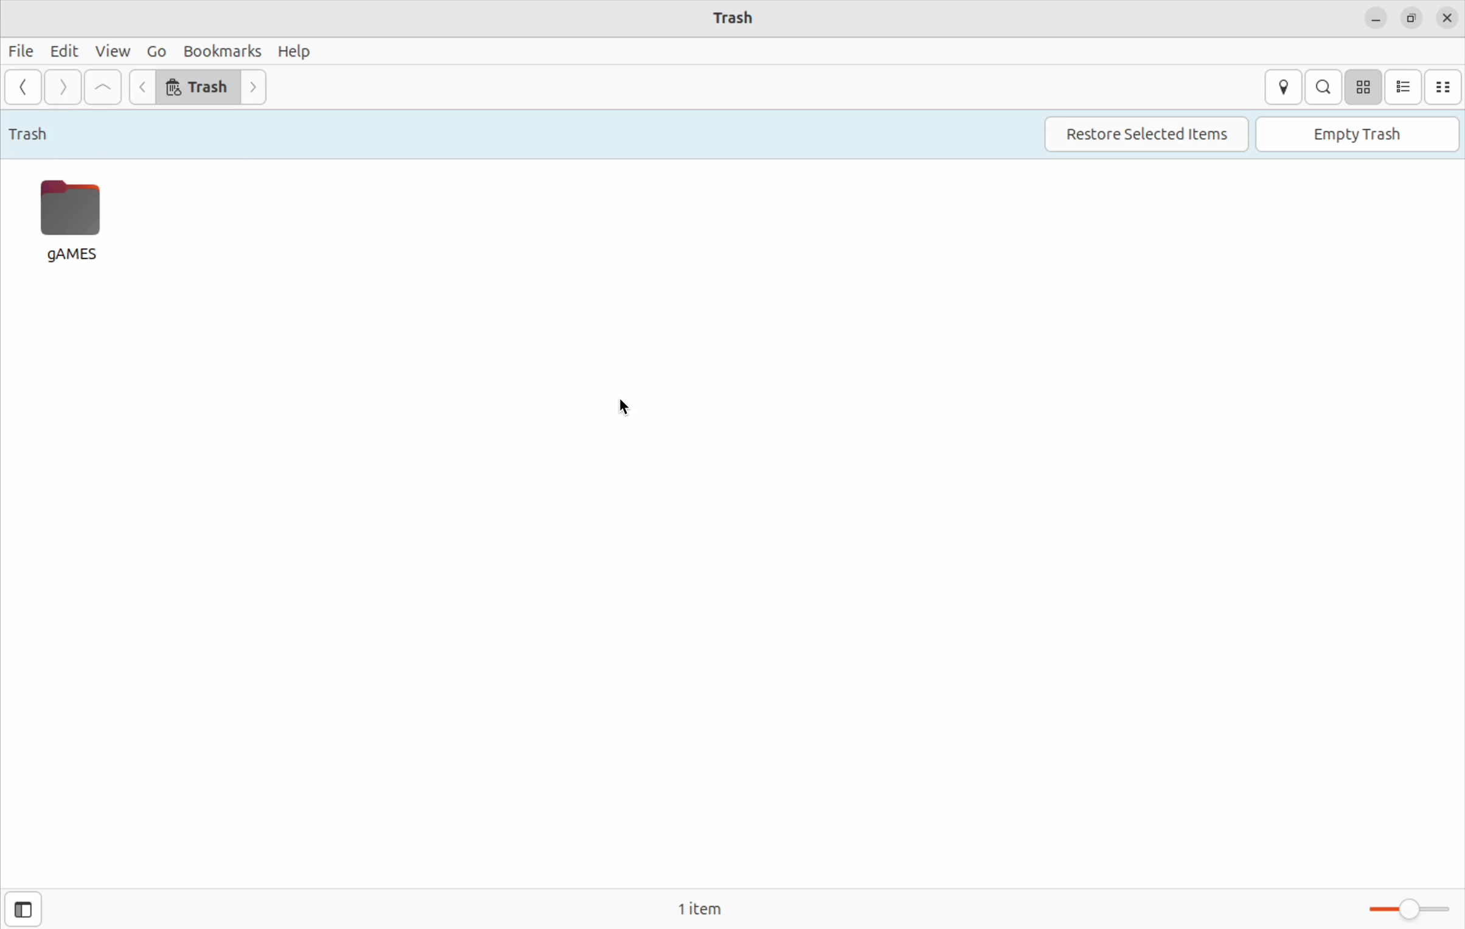 The height and width of the screenshot is (929, 1465). Describe the element at coordinates (1404, 87) in the screenshot. I see `list view` at that location.